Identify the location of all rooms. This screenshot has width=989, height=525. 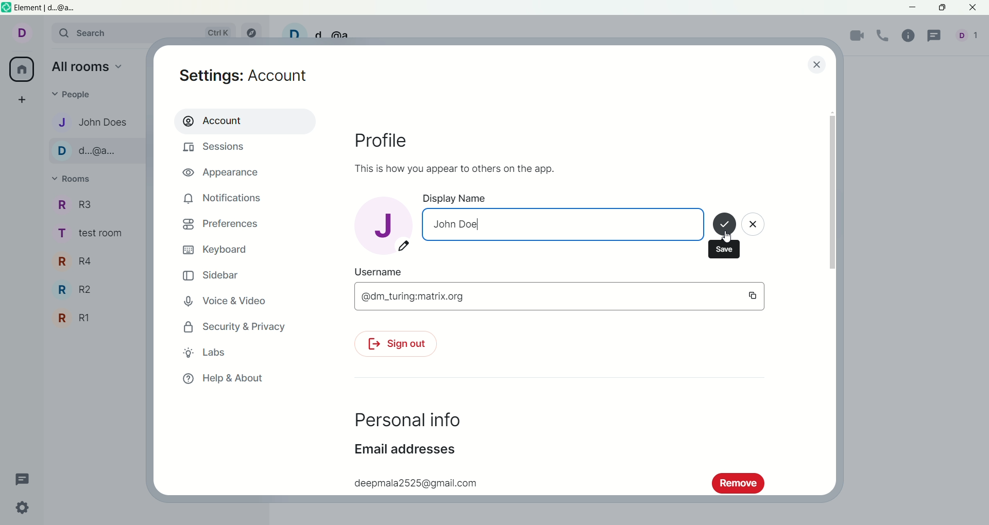
(88, 68).